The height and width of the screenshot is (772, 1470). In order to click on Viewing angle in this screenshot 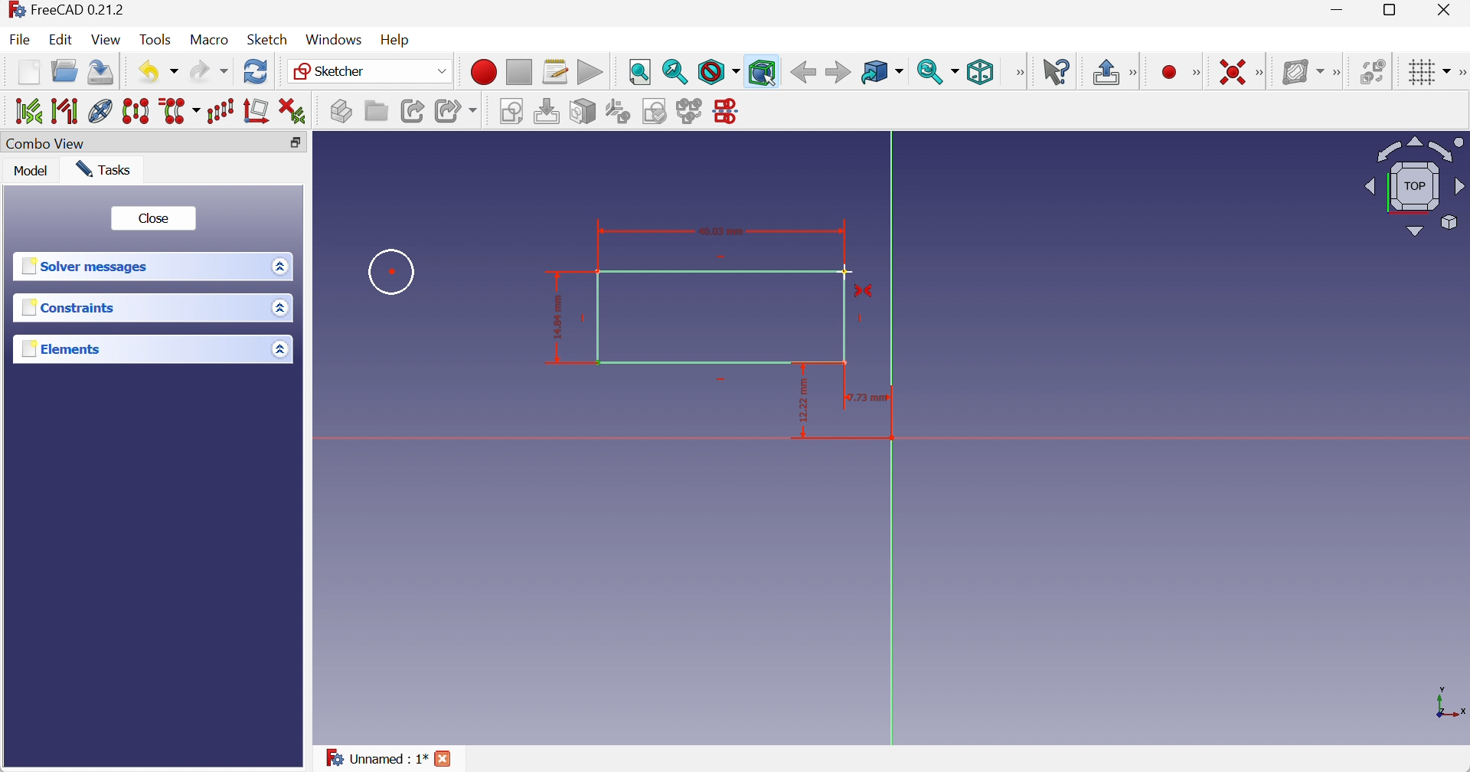, I will do `click(1414, 188)`.